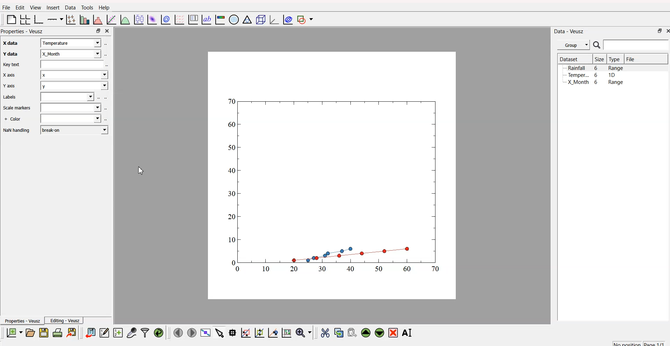 This screenshot has height=346, width=670. Describe the element at coordinates (108, 31) in the screenshot. I see `close` at that location.